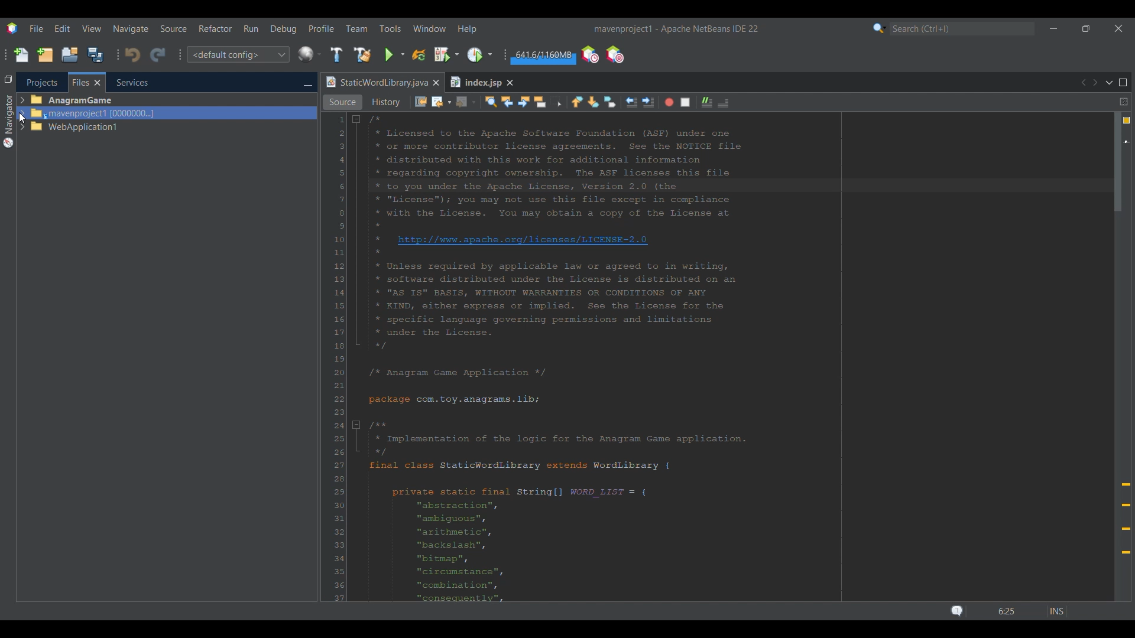 The image size is (1135, 638). I want to click on Projects tab, so click(41, 82).